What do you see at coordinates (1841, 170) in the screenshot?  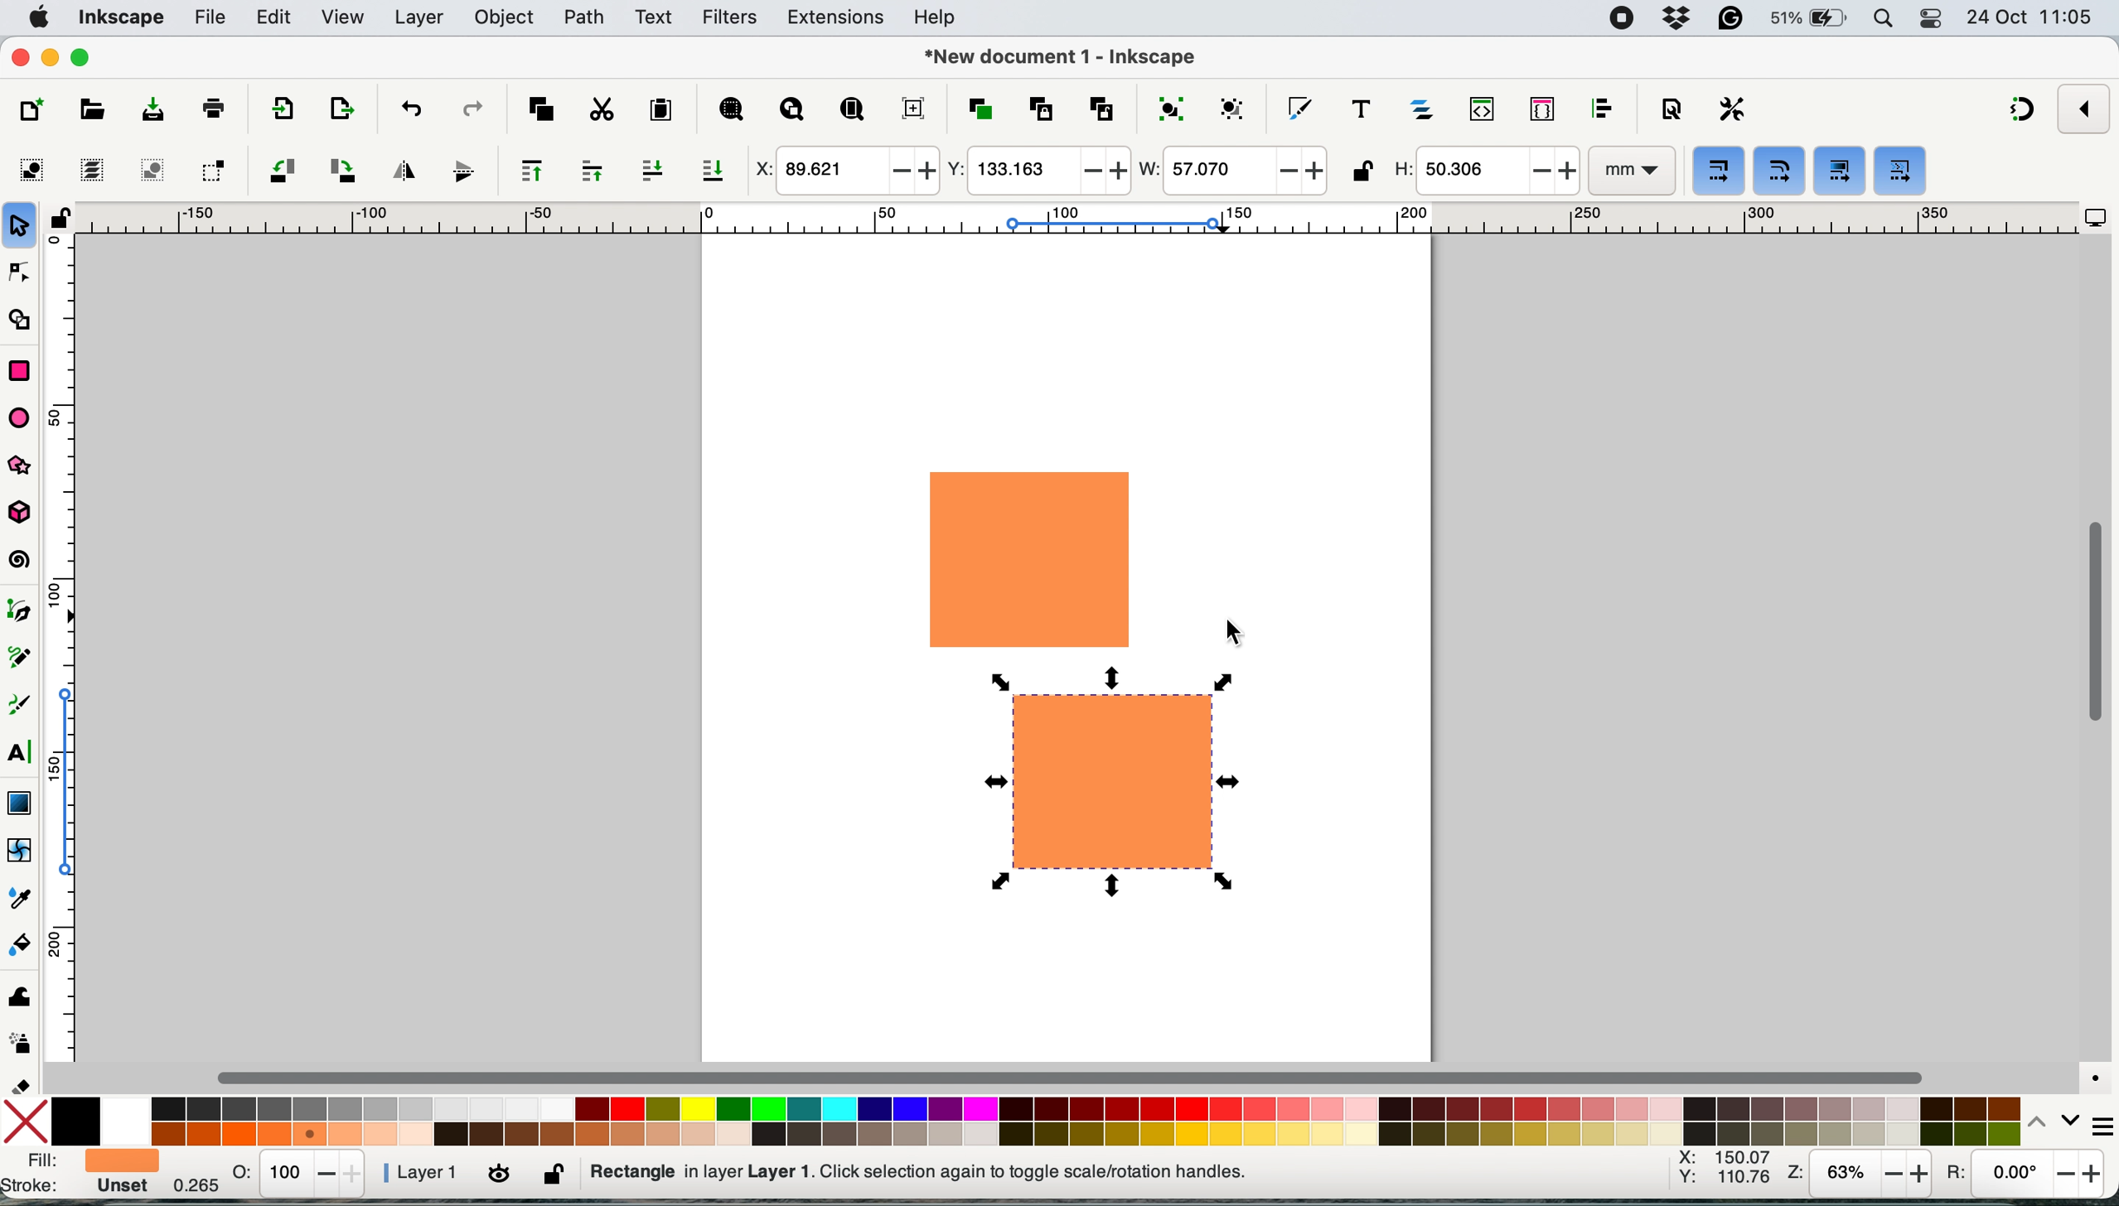 I see `move gradients` at bounding box center [1841, 170].